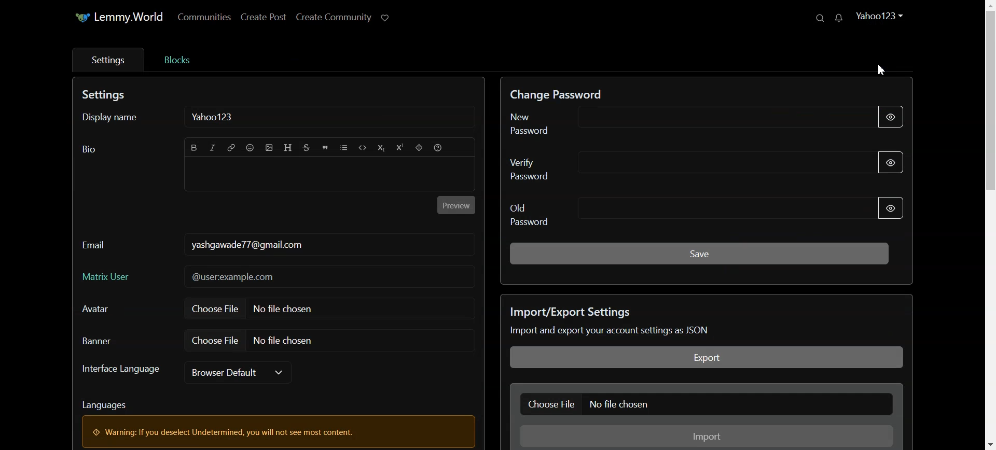 The height and width of the screenshot is (450, 996). I want to click on Typing window, so click(330, 174).